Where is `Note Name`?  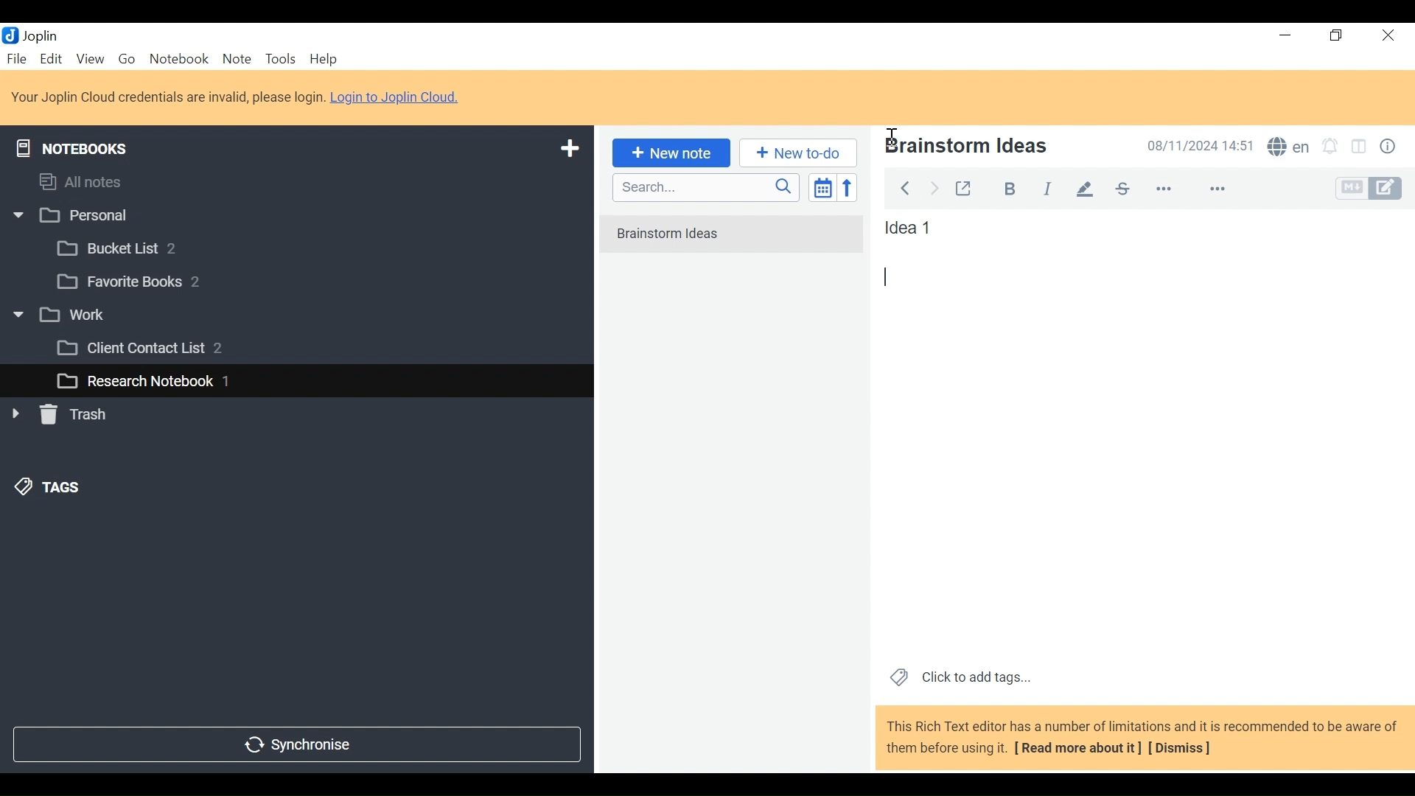
Note Name is located at coordinates (997, 147).